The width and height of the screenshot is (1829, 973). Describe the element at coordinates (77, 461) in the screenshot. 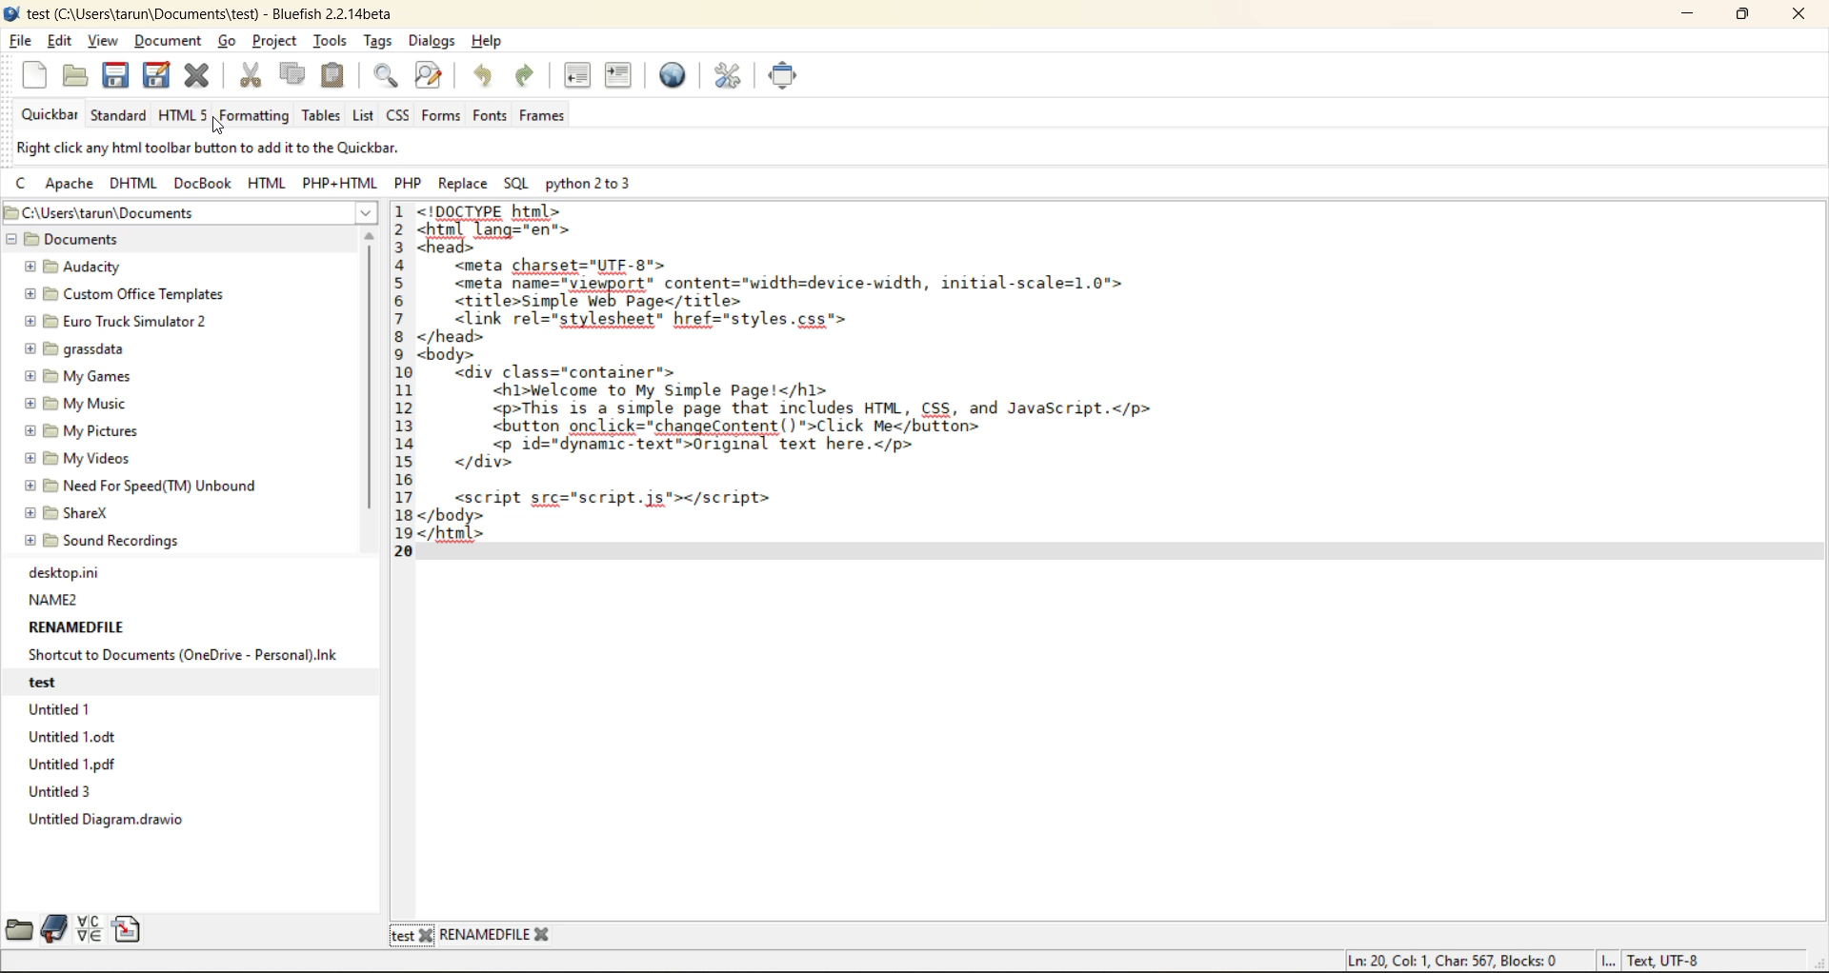

I see `® 3 My Videos` at that location.